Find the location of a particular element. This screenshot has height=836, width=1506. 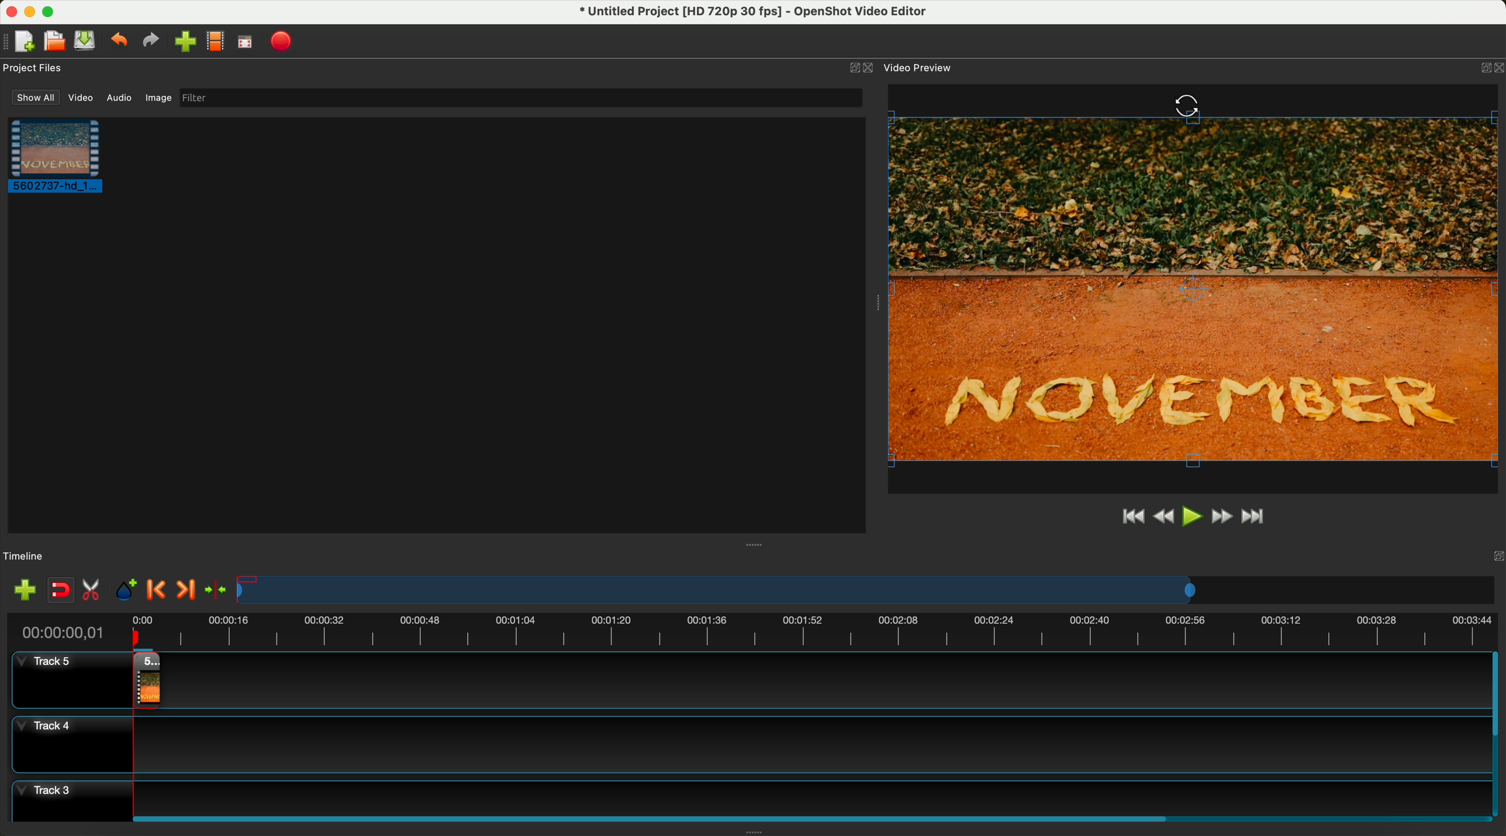

video preview is located at coordinates (1197, 285).